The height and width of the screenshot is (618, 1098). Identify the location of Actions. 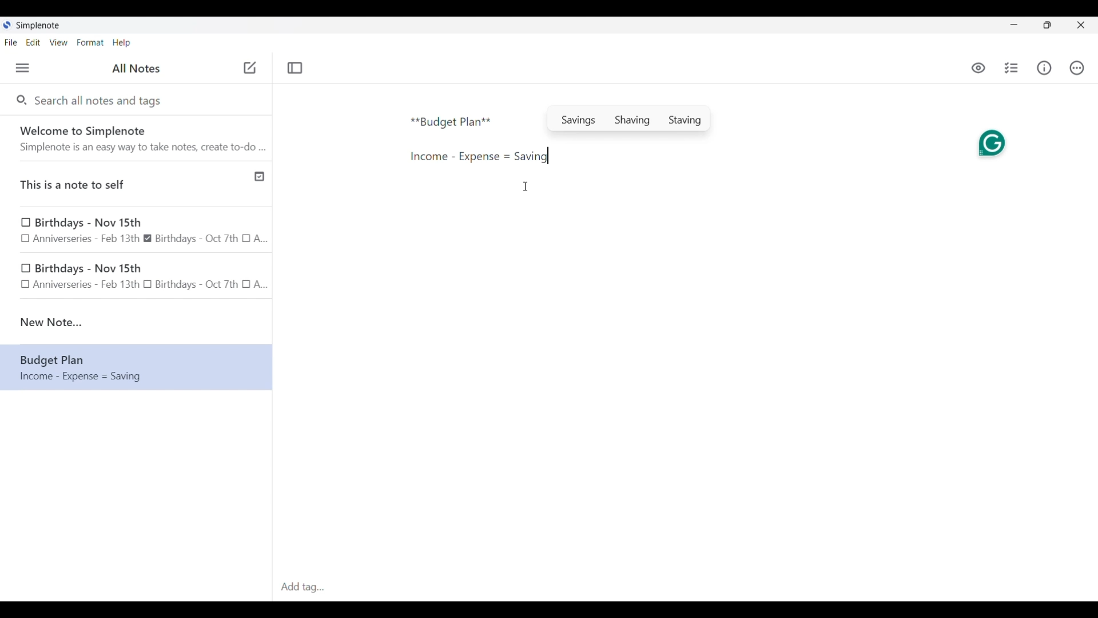
(1076, 68).